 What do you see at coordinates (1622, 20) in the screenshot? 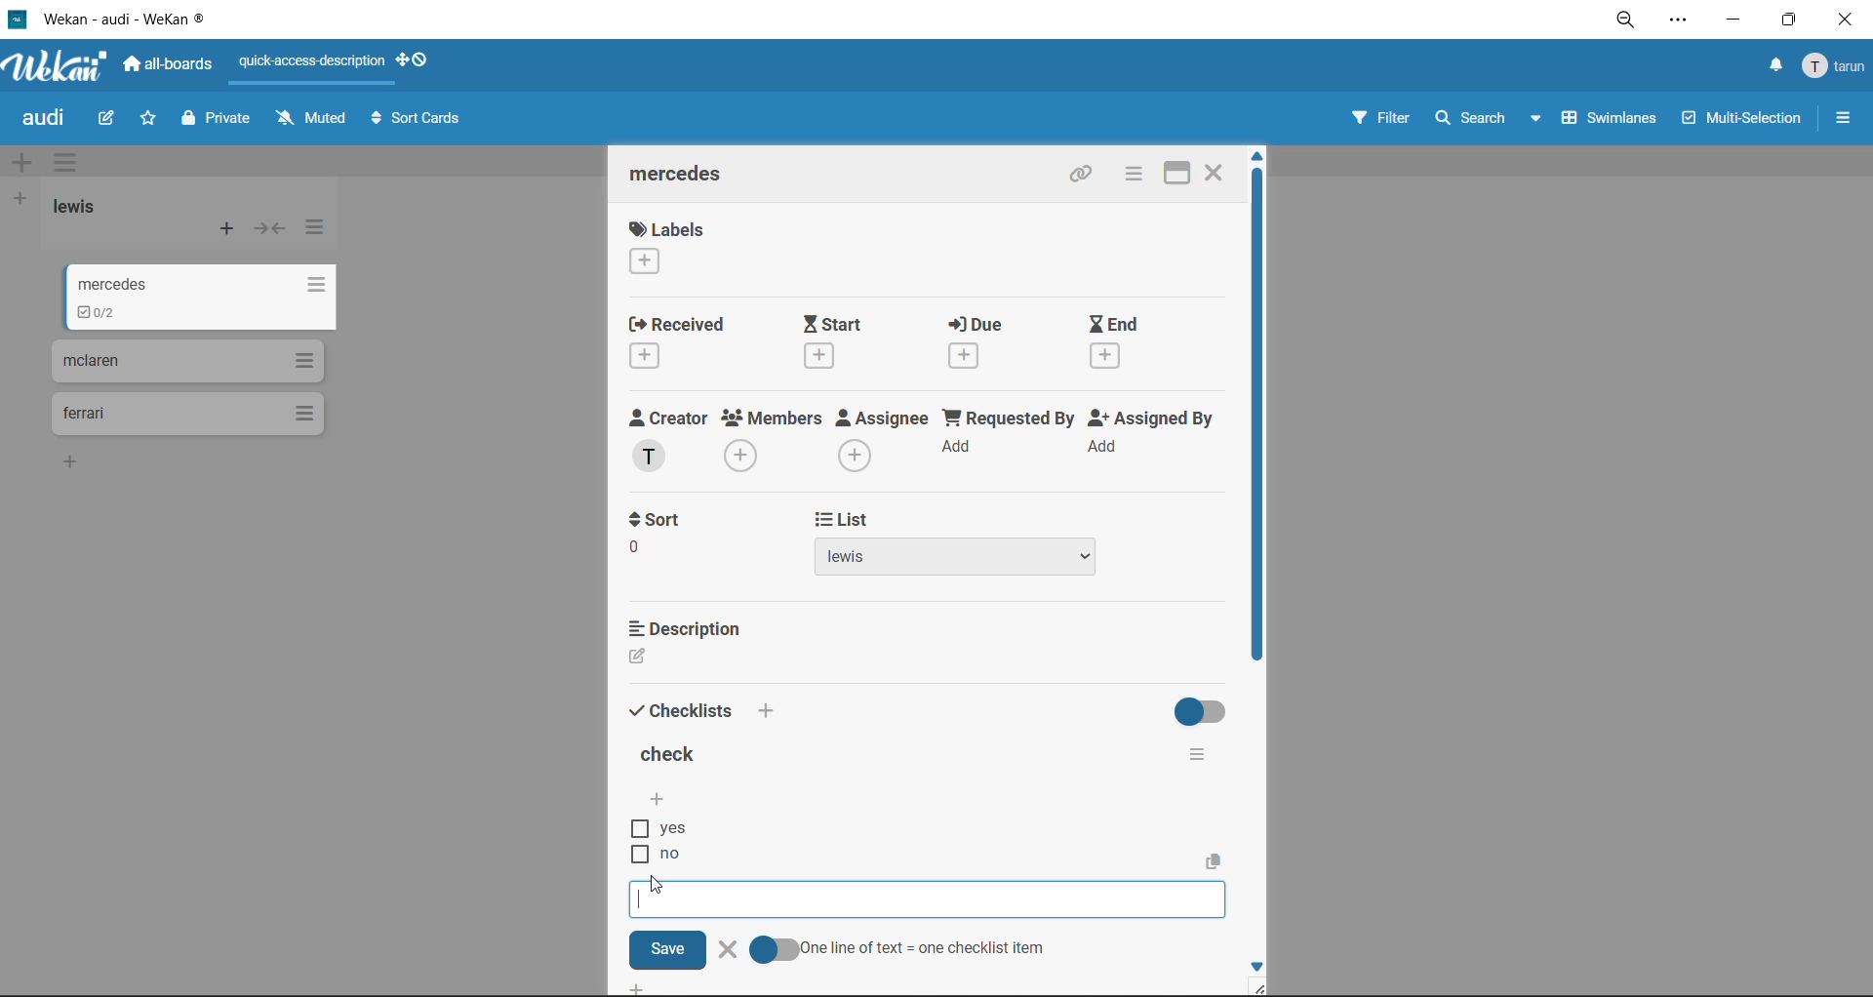
I see `zoom` at bounding box center [1622, 20].